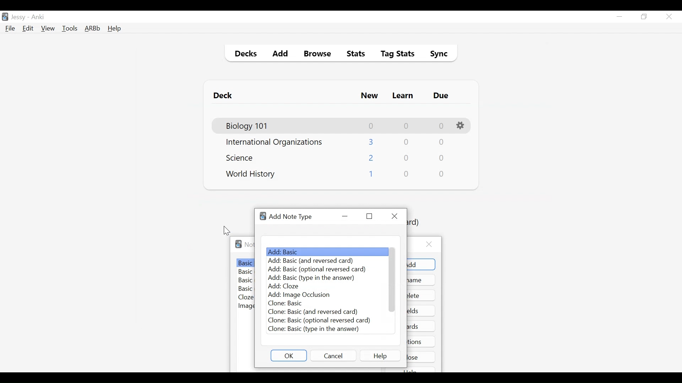 The height and width of the screenshot is (383, 682). I want to click on Add Basi, so click(325, 251).